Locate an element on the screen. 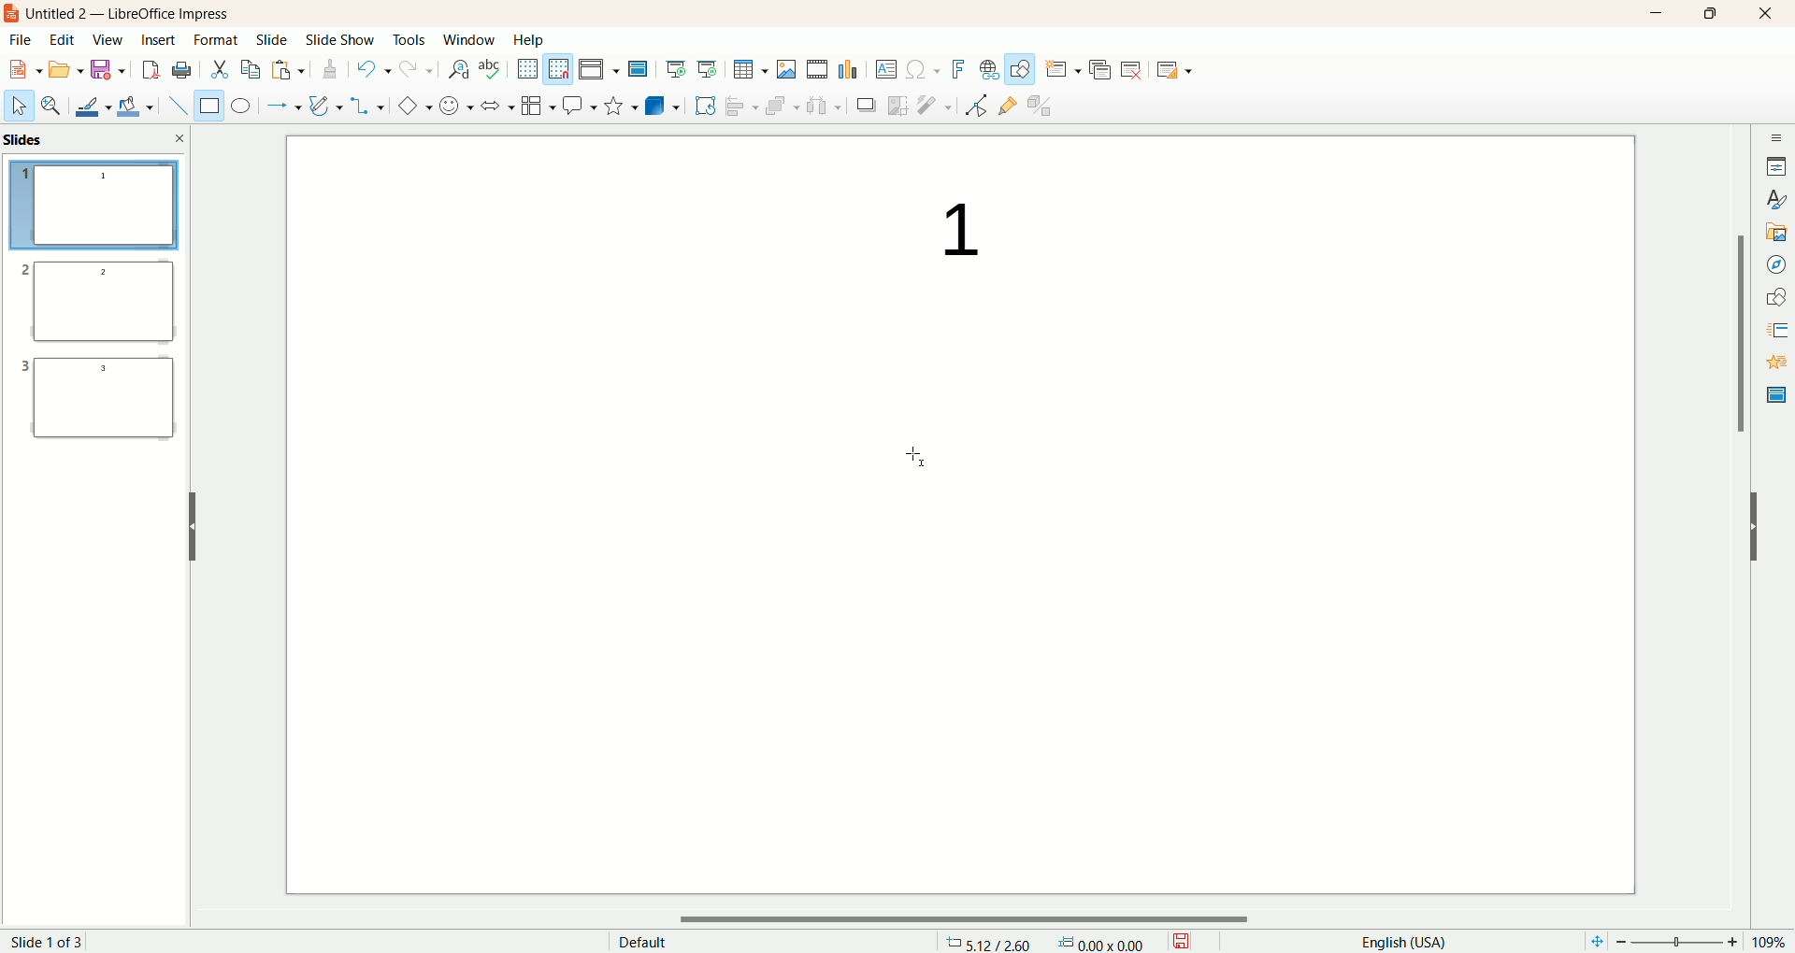  hyperlink is located at coordinates (985, 70).